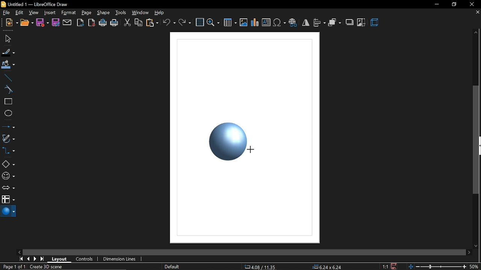 Image resolution: width=481 pixels, height=270 pixels. I want to click on save as, so click(56, 23).